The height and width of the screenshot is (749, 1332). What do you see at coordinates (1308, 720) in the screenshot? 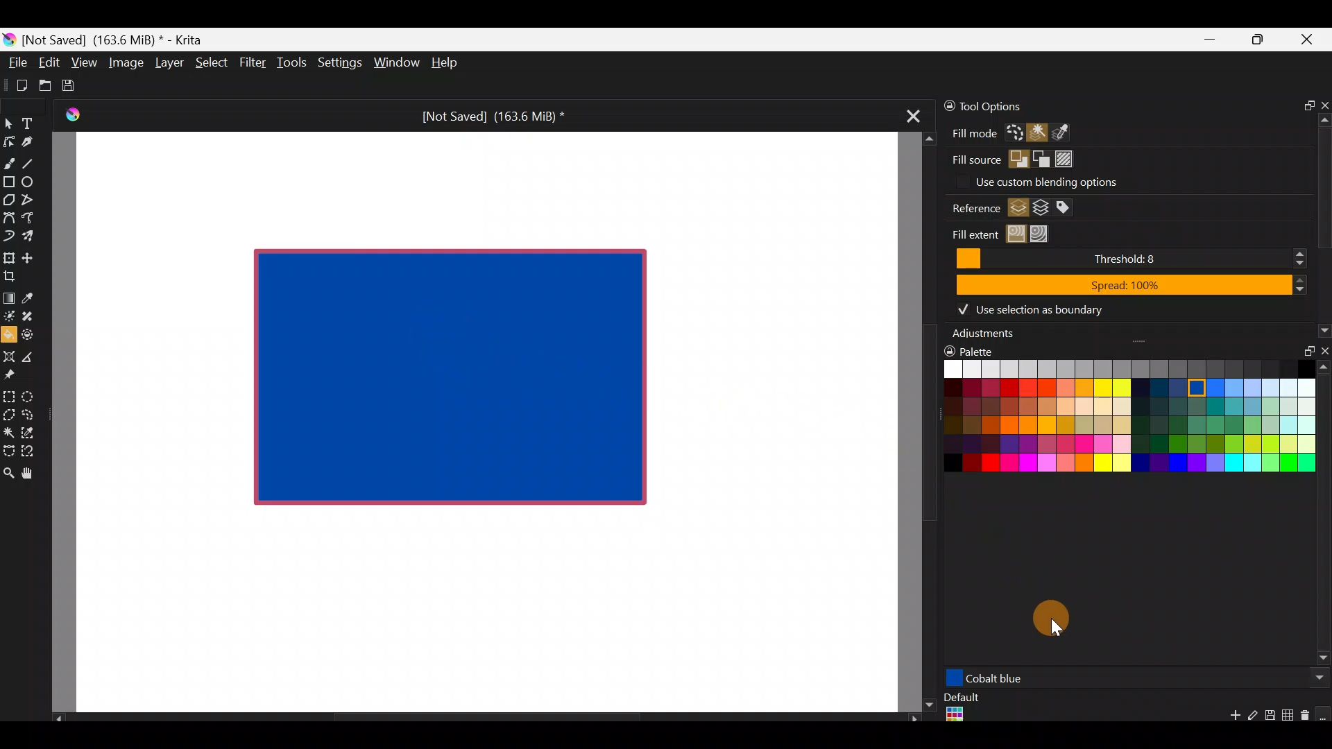
I see `Remove swatch/group` at bounding box center [1308, 720].